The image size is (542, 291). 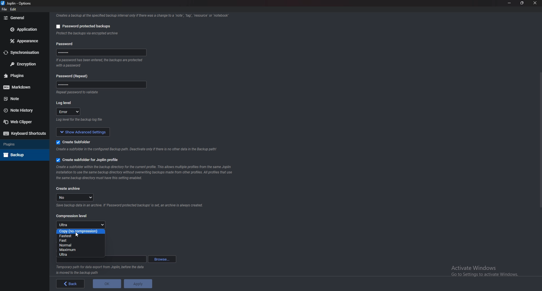 What do you see at coordinates (101, 120) in the screenshot?
I see `info` at bounding box center [101, 120].